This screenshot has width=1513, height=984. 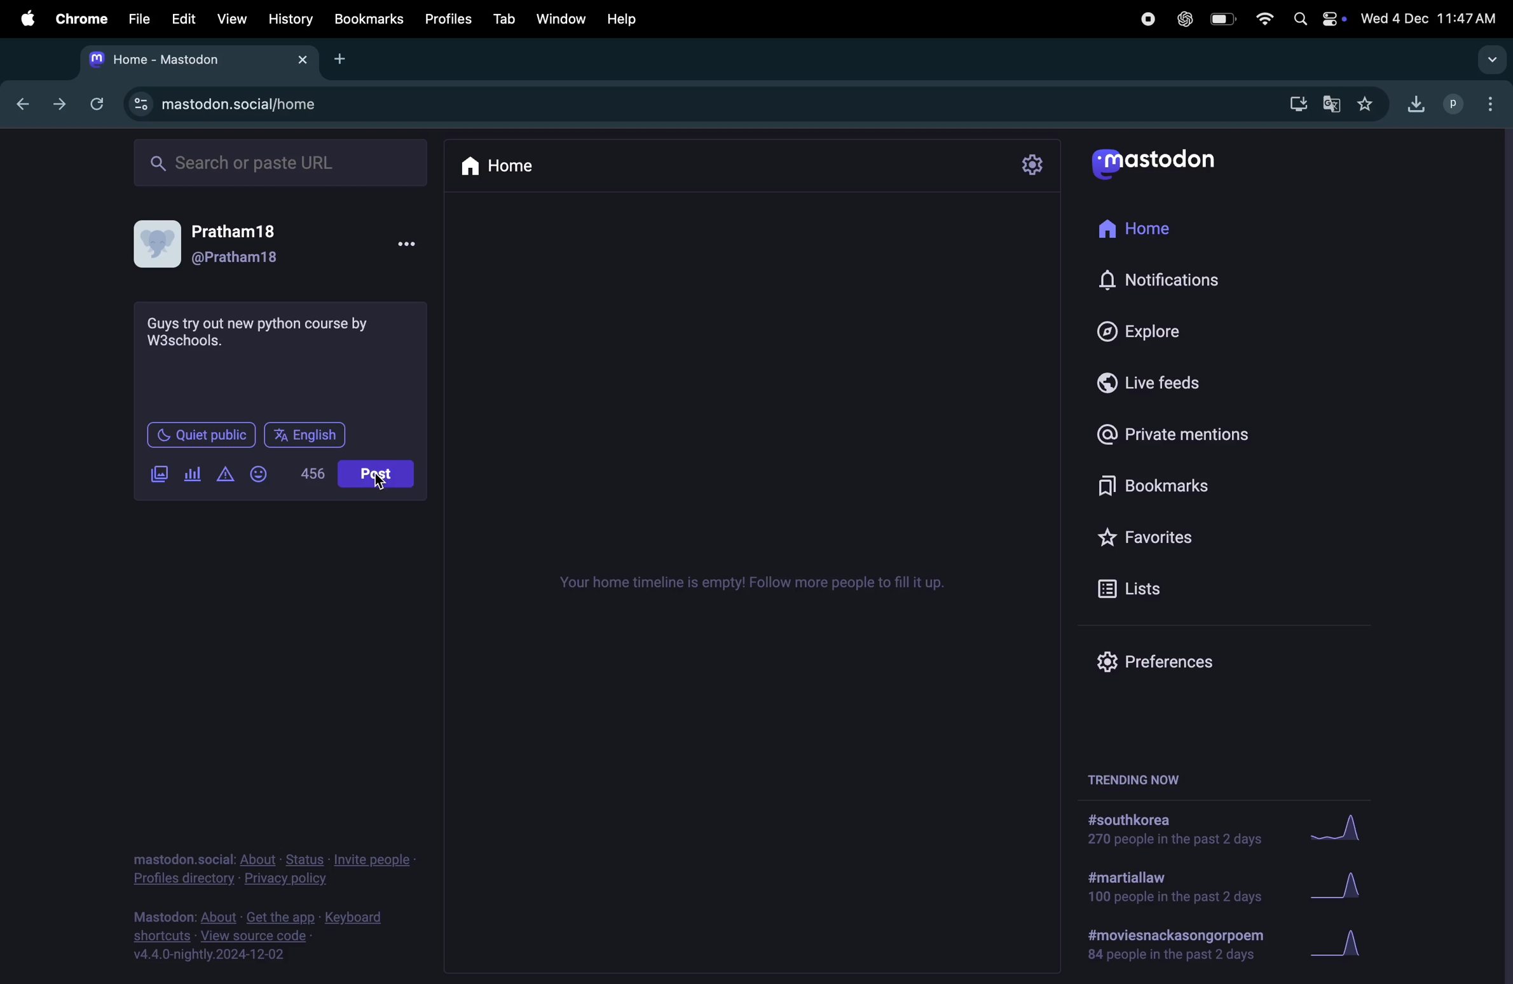 What do you see at coordinates (1341, 826) in the screenshot?
I see `Graph` at bounding box center [1341, 826].